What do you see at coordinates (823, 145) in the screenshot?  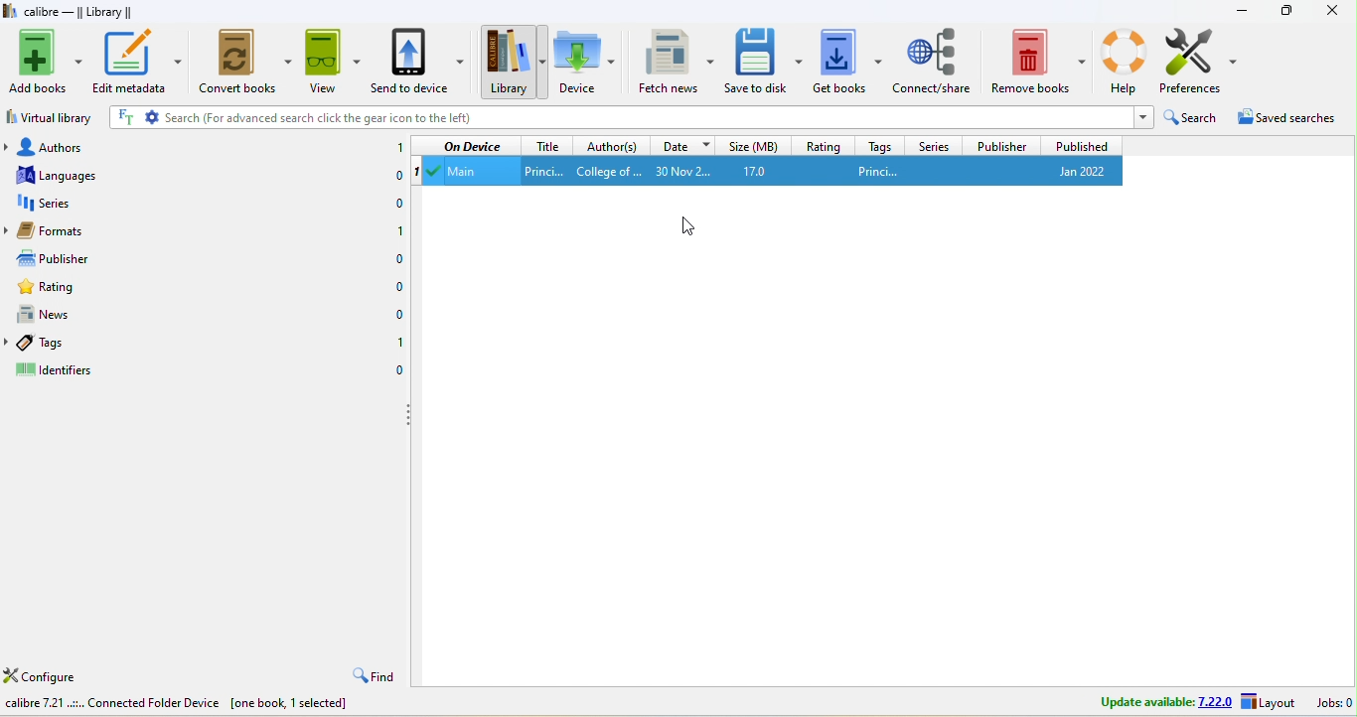 I see `rating` at bounding box center [823, 145].